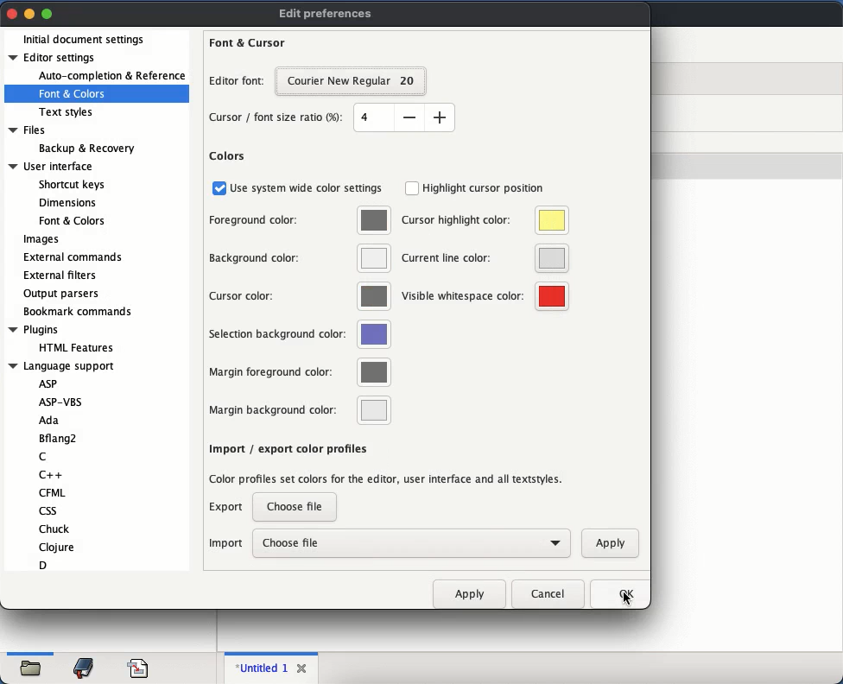 This screenshot has width=843, height=684. What do you see at coordinates (227, 507) in the screenshot?
I see `export` at bounding box center [227, 507].